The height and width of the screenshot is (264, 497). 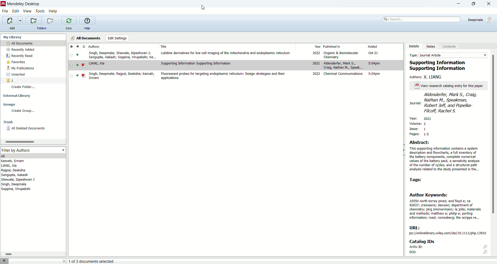 What do you see at coordinates (70, 28) in the screenshot?
I see `sync` at bounding box center [70, 28].